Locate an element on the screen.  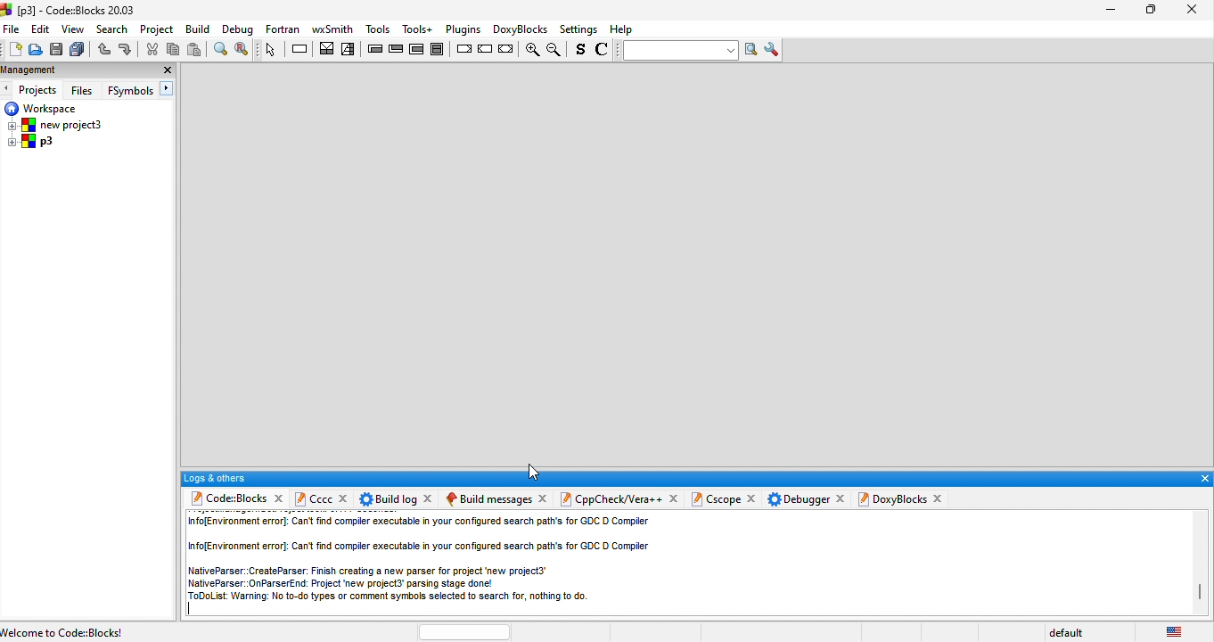
close is located at coordinates (167, 70).